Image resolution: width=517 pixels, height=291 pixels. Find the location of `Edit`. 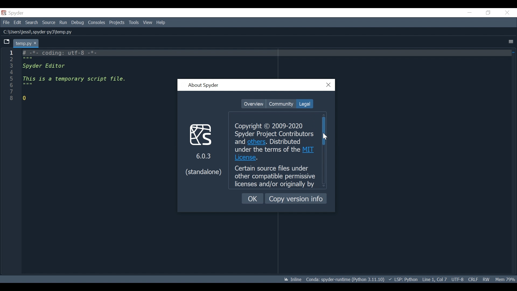

Edit is located at coordinates (17, 22).